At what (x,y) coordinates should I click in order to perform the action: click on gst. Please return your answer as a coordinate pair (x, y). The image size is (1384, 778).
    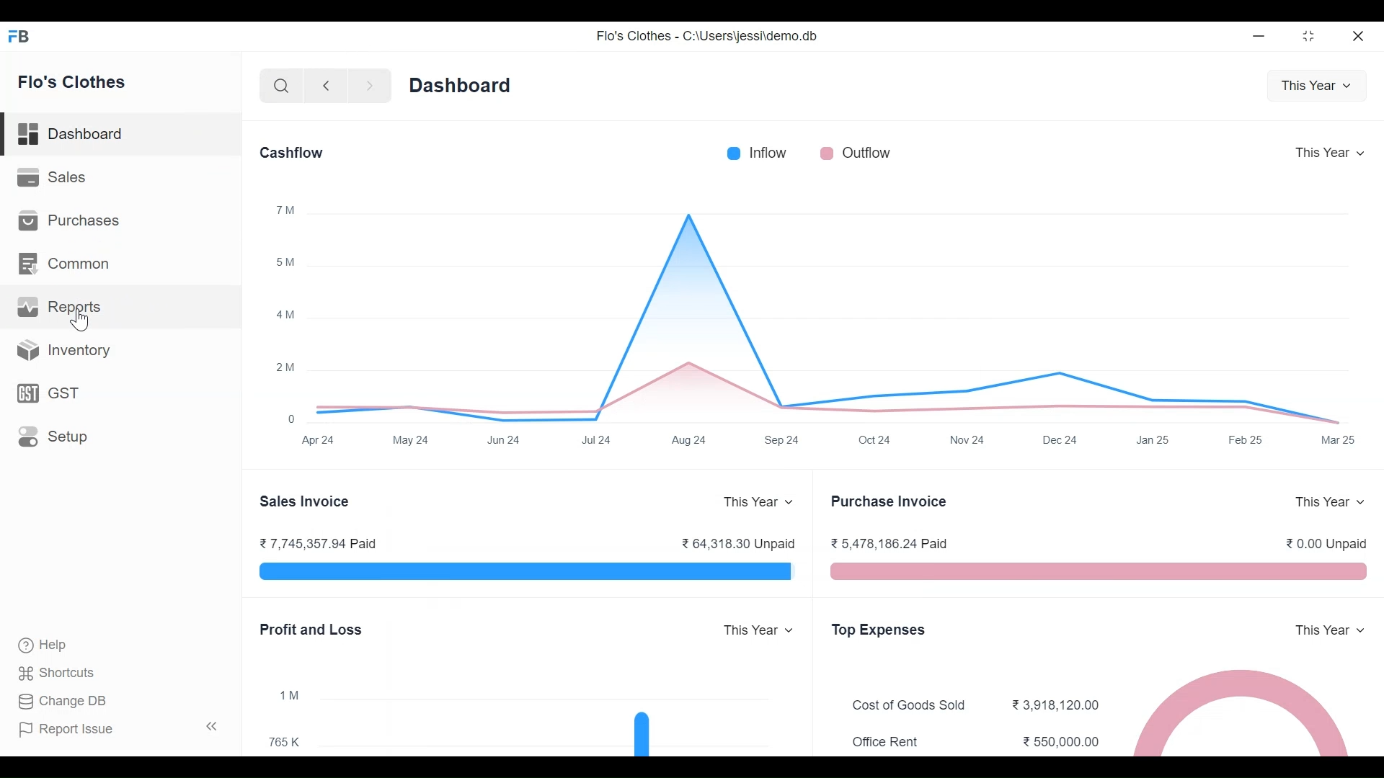
    Looking at the image, I should click on (50, 393).